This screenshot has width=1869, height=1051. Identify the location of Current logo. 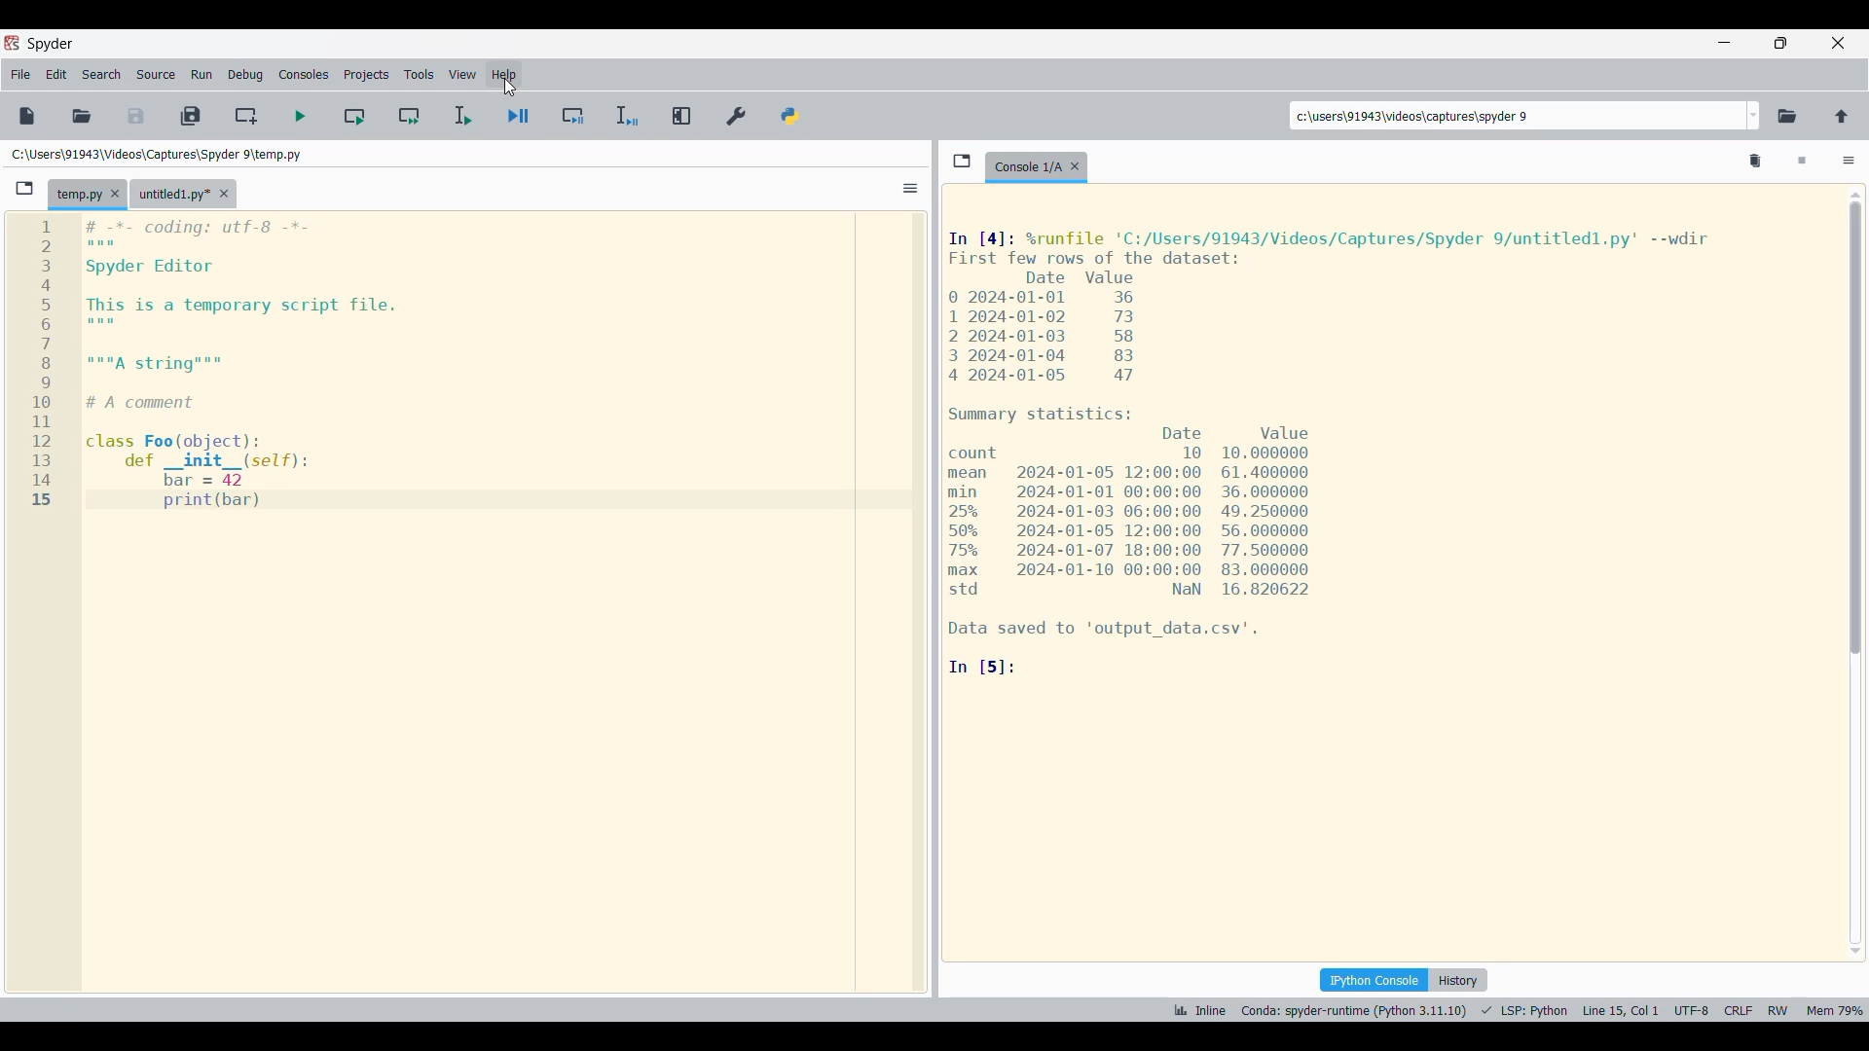
(442, 365).